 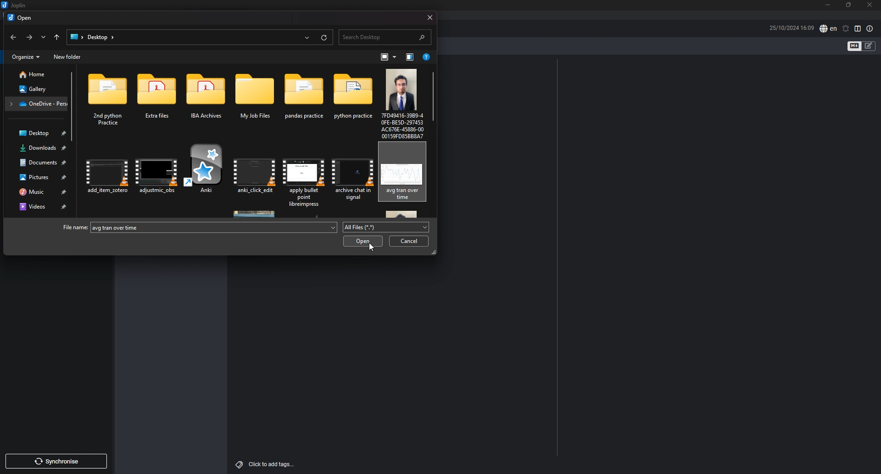 I want to click on synchronise, so click(x=56, y=461).